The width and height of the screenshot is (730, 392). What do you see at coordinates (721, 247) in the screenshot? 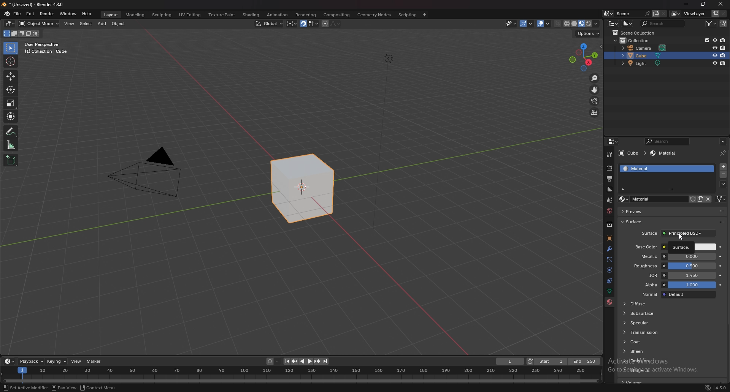
I see `animate property` at bounding box center [721, 247].